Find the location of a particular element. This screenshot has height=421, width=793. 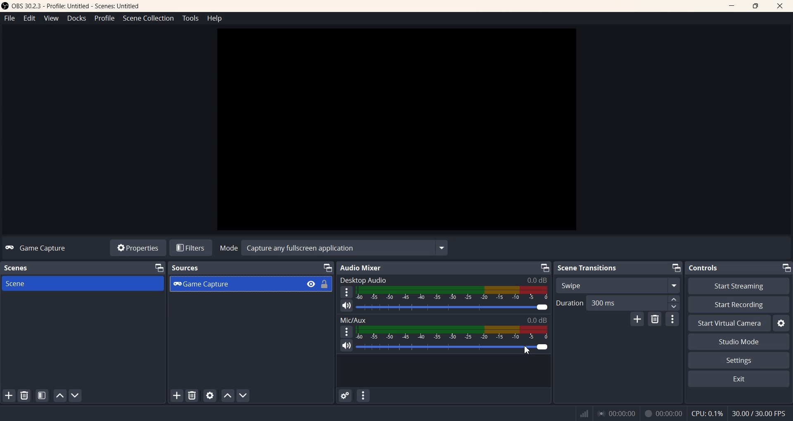

Exit is located at coordinates (739, 380).